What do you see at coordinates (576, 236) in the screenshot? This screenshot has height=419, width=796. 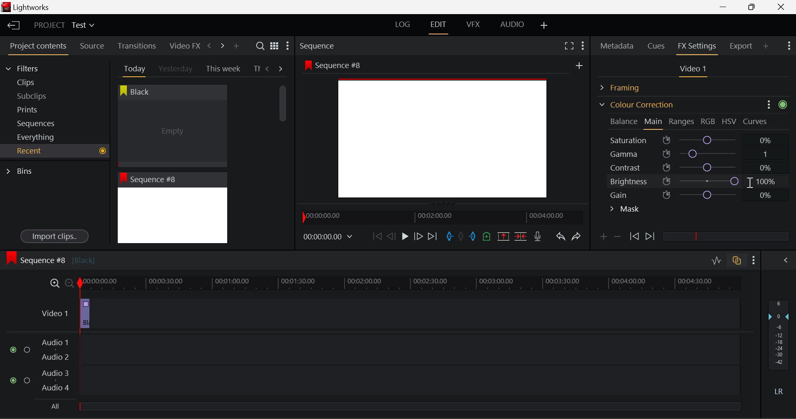 I see `Redo` at bounding box center [576, 236].